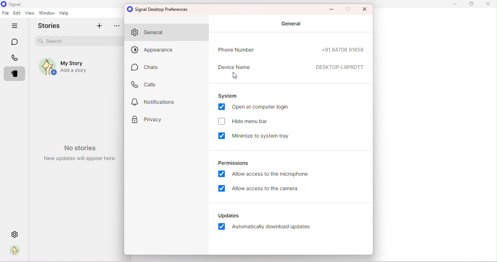 This screenshot has width=497, height=262. I want to click on Window, so click(47, 13).